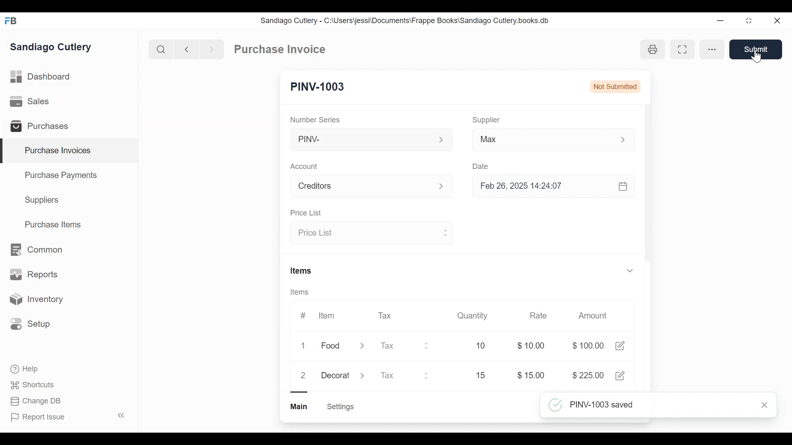 The width and height of the screenshot is (792, 445). What do you see at coordinates (648, 194) in the screenshot?
I see `Vertical Scroll bar` at bounding box center [648, 194].